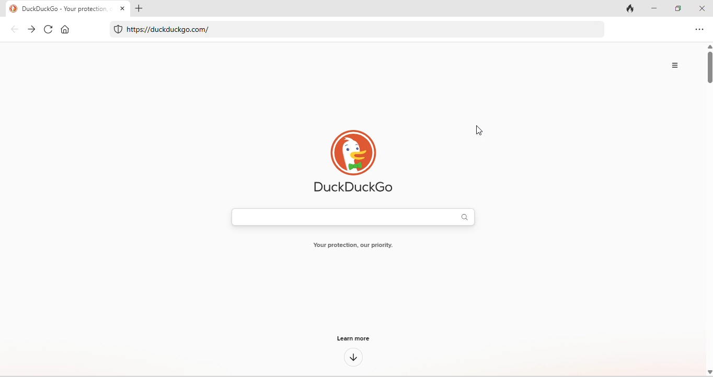  What do you see at coordinates (631, 9) in the screenshot?
I see `track tab` at bounding box center [631, 9].